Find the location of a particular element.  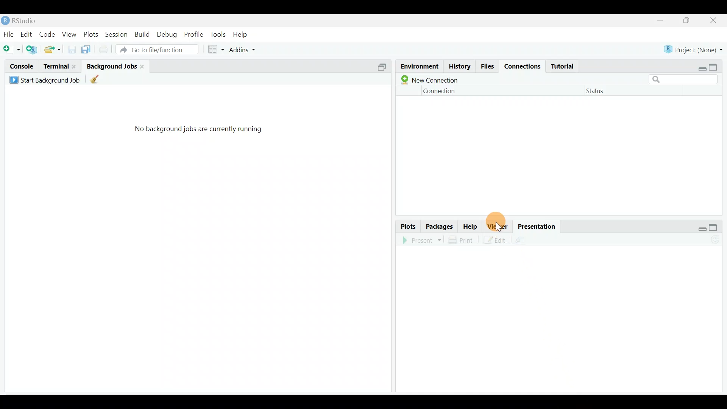

Edit is located at coordinates (498, 239).